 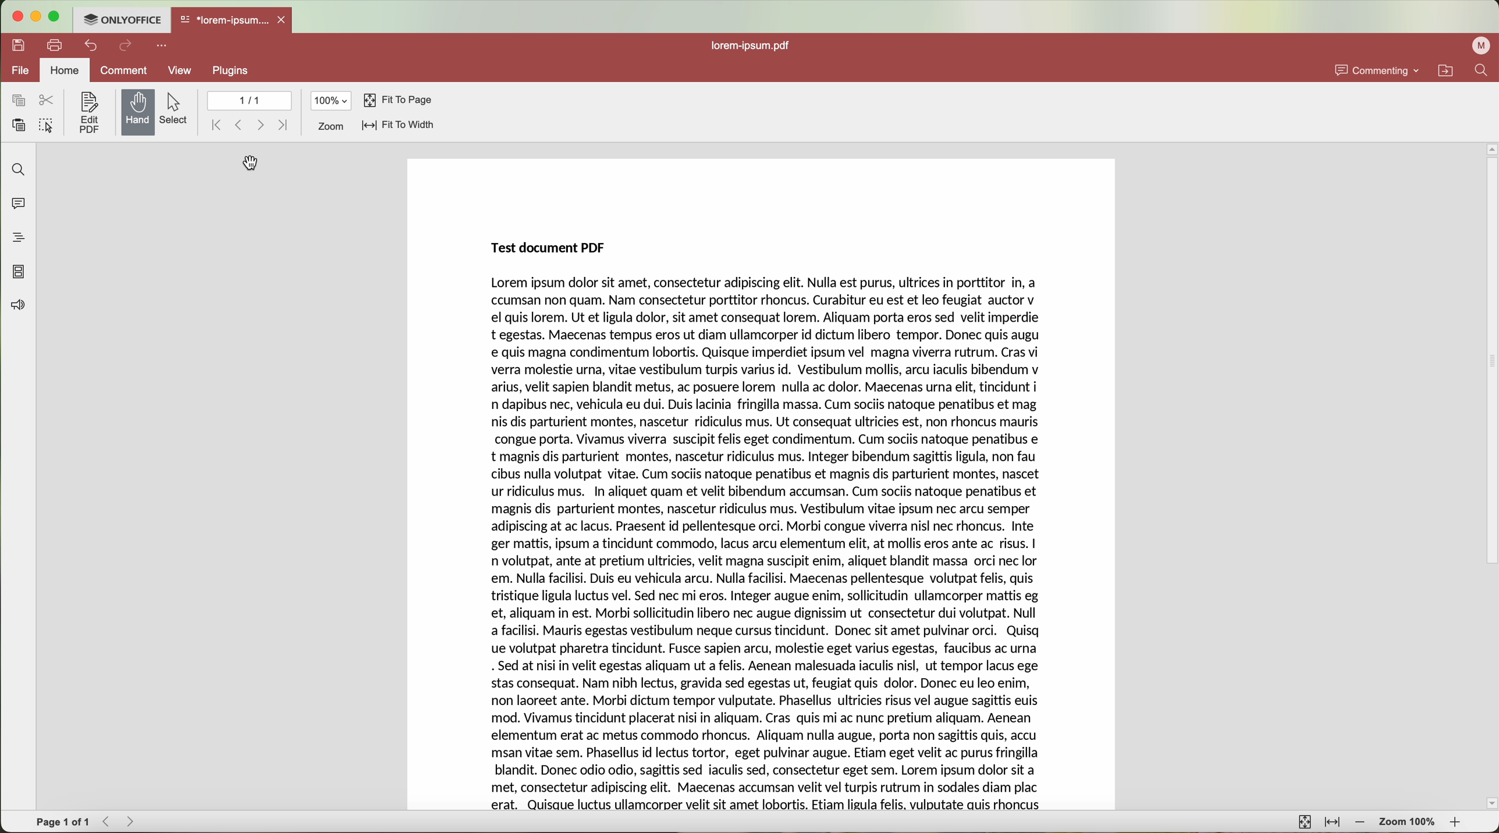 What do you see at coordinates (19, 270) in the screenshot?
I see `click on page thumbnails` at bounding box center [19, 270].